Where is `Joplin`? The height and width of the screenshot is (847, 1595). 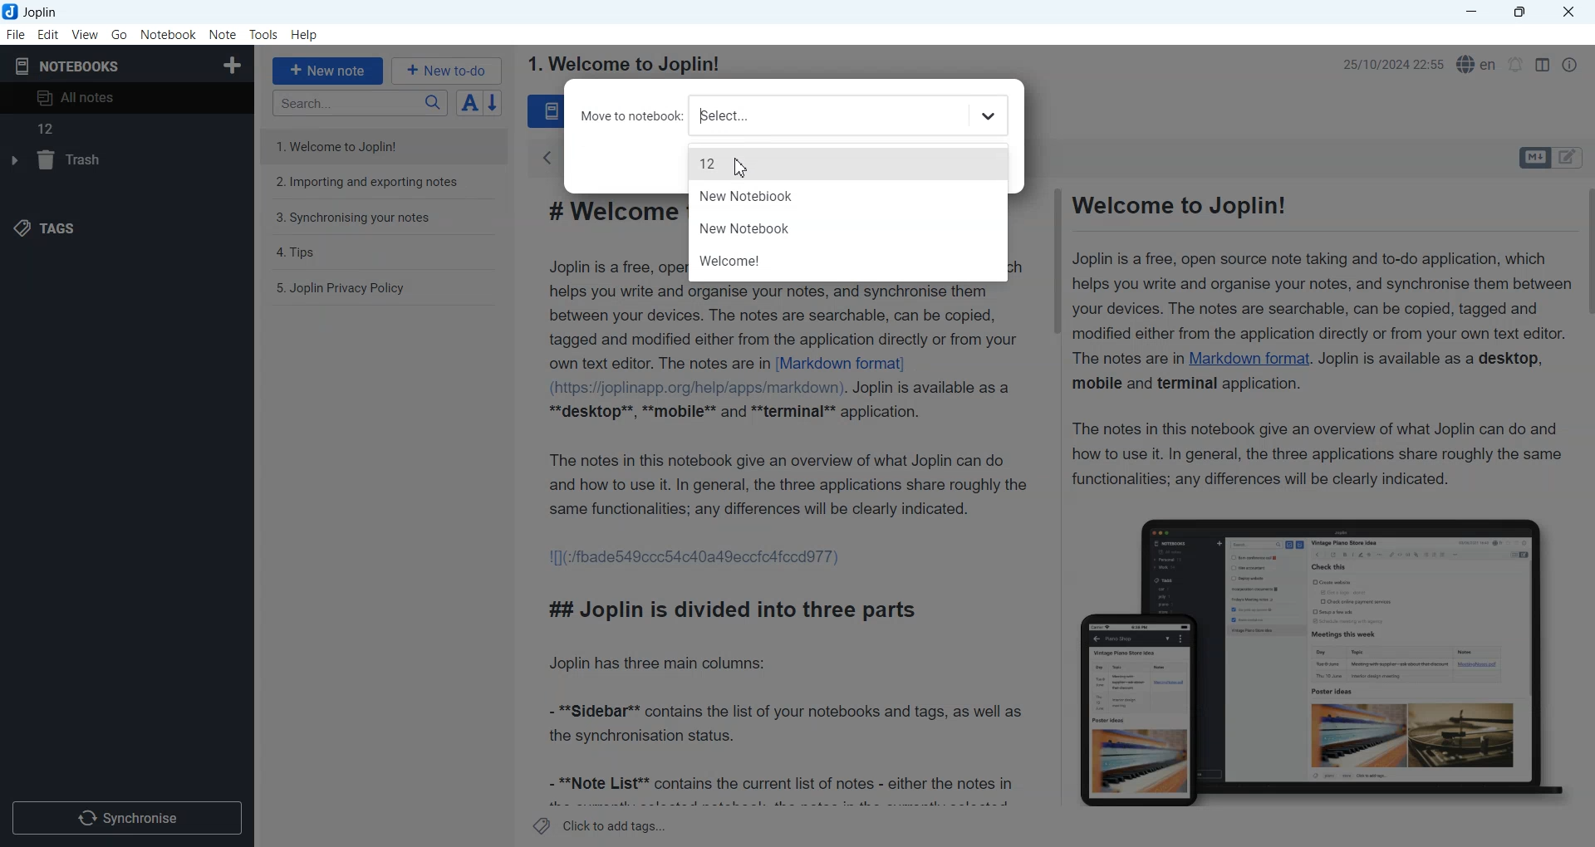
Joplin is located at coordinates (36, 12).